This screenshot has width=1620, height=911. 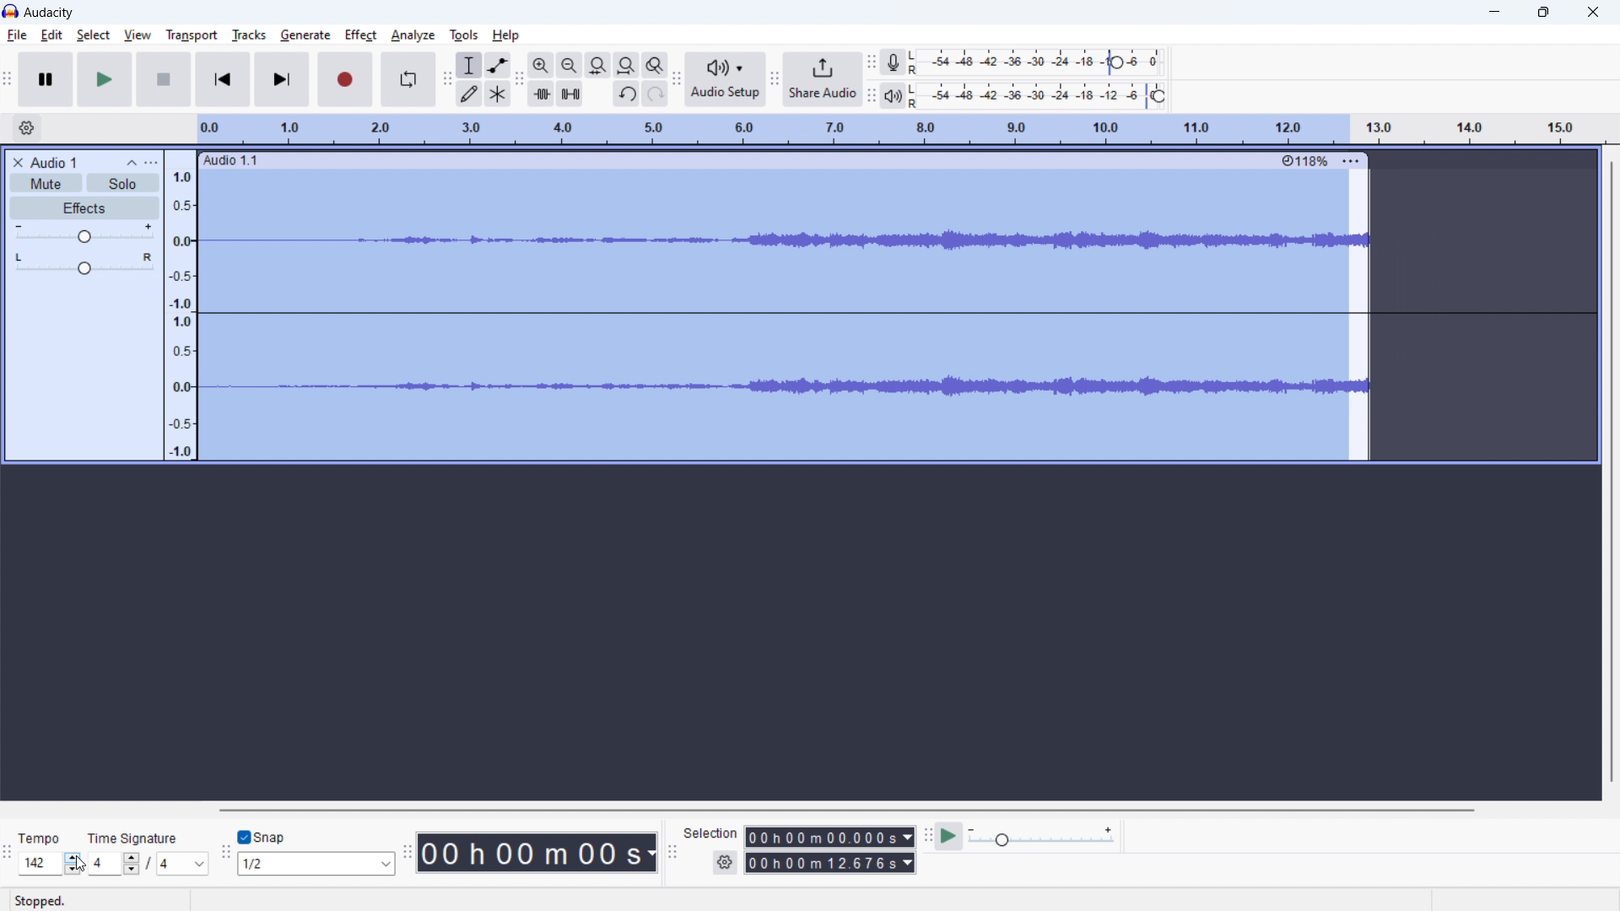 What do you see at coordinates (711, 836) in the screenshot?
I see `Seledon` at bounding box center [711, 836].